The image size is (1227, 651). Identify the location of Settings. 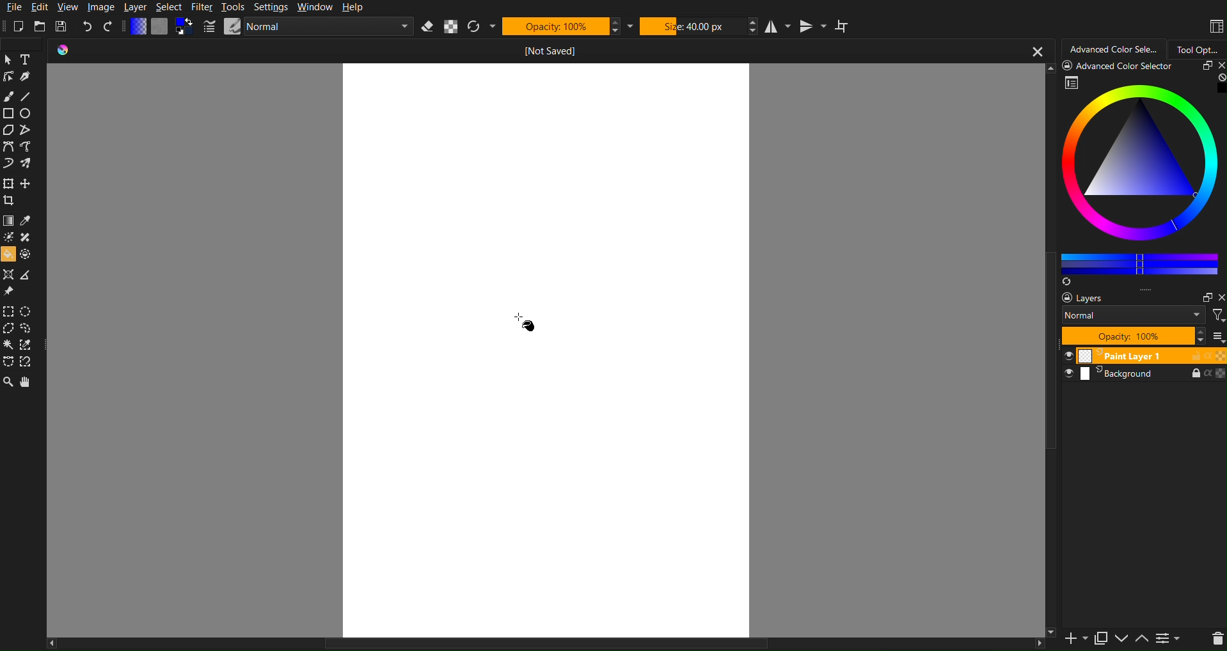
(270, 8).